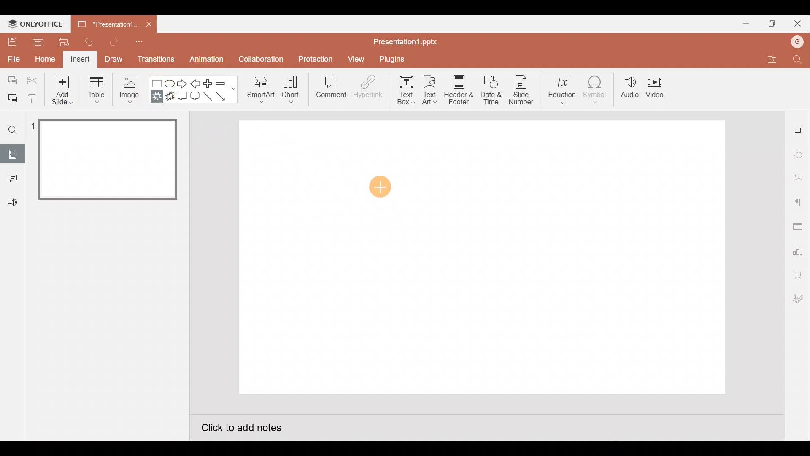 The image size is (810, 456). What do you see at coordinates (798, 273) in the screenshot?
I see `Text Art settings` at bounding box center [798, 273].